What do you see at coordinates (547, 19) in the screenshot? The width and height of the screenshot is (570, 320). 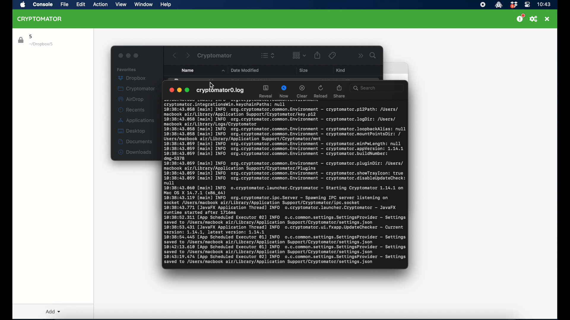 I see `close` at bounding box center [547, 19].